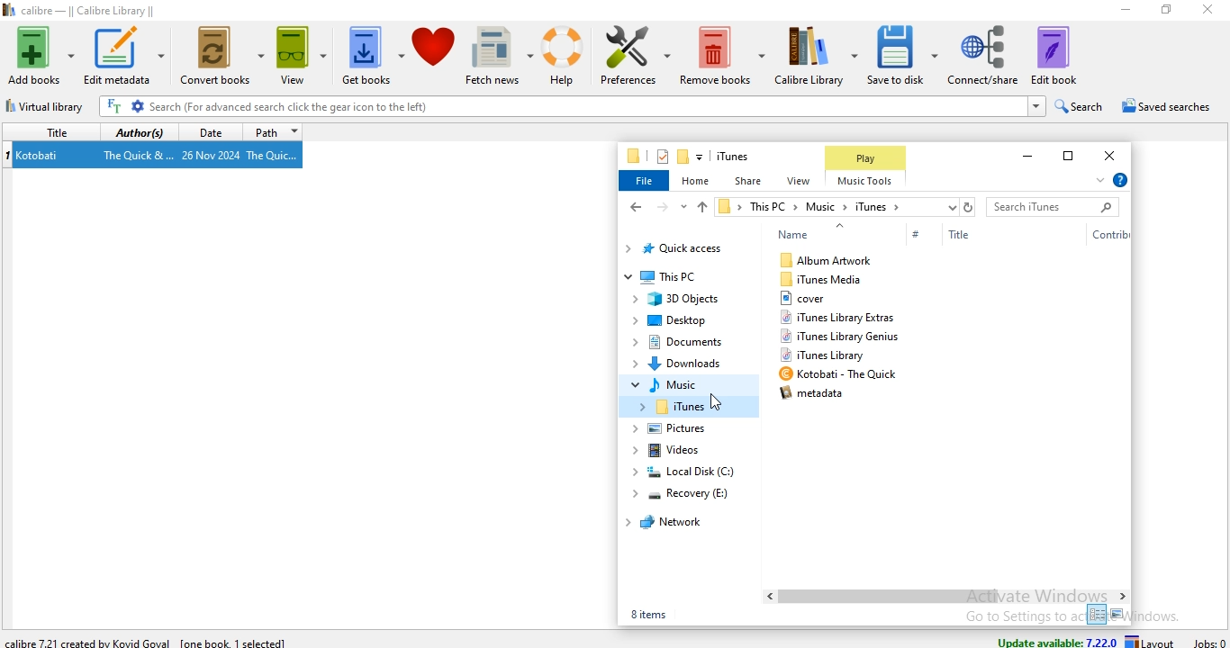 This screenshot has width=1230, height=648. Describe the element at coordinates (722, 54) in the screenshot. I see `remove books` at that location.